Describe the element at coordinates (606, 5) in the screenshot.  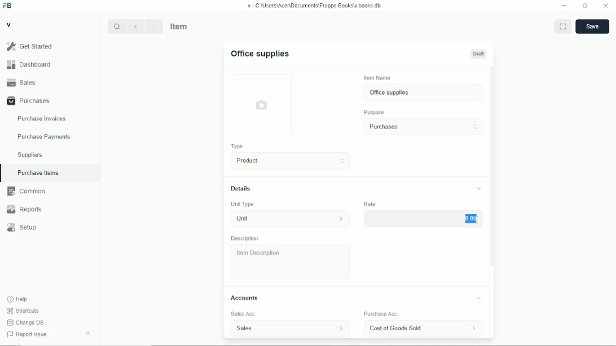
I see `Close` at that location.